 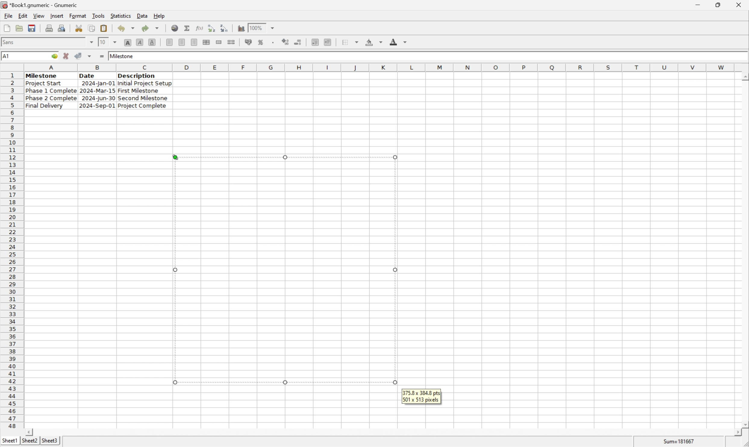 I want to click on save current workbook, so click(x=32, y=29).